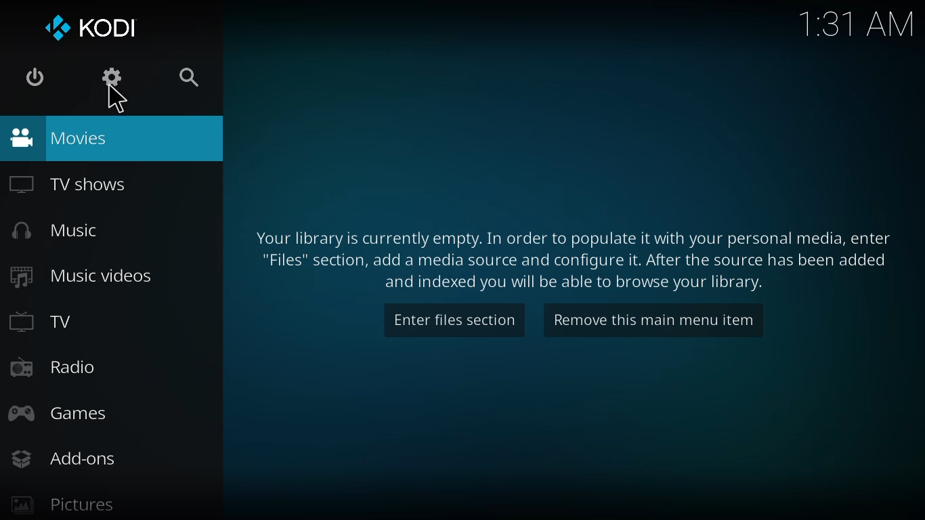 Image resolution: width=925 pixels, height=520 pixels. Describe the element at coordinates (43, 323) in the screenshot. I see `tv` at that location.